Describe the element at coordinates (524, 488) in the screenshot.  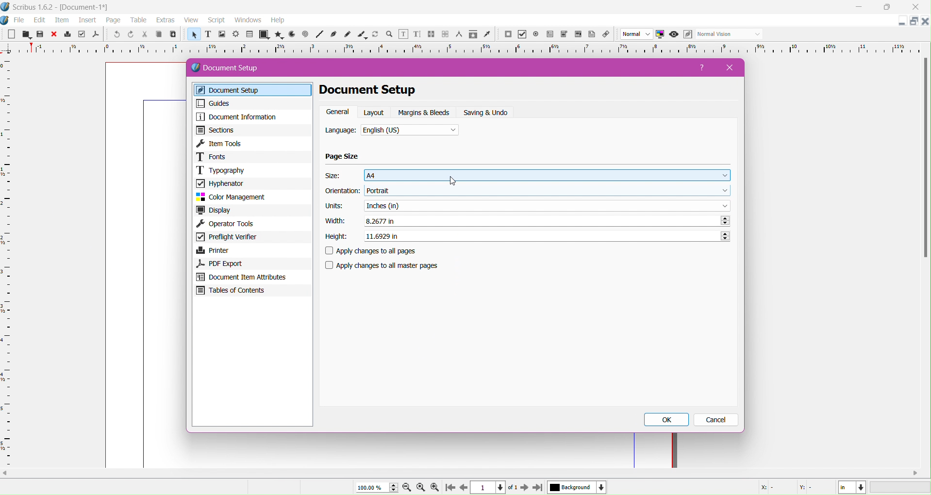
I see `go to next page` at that location.